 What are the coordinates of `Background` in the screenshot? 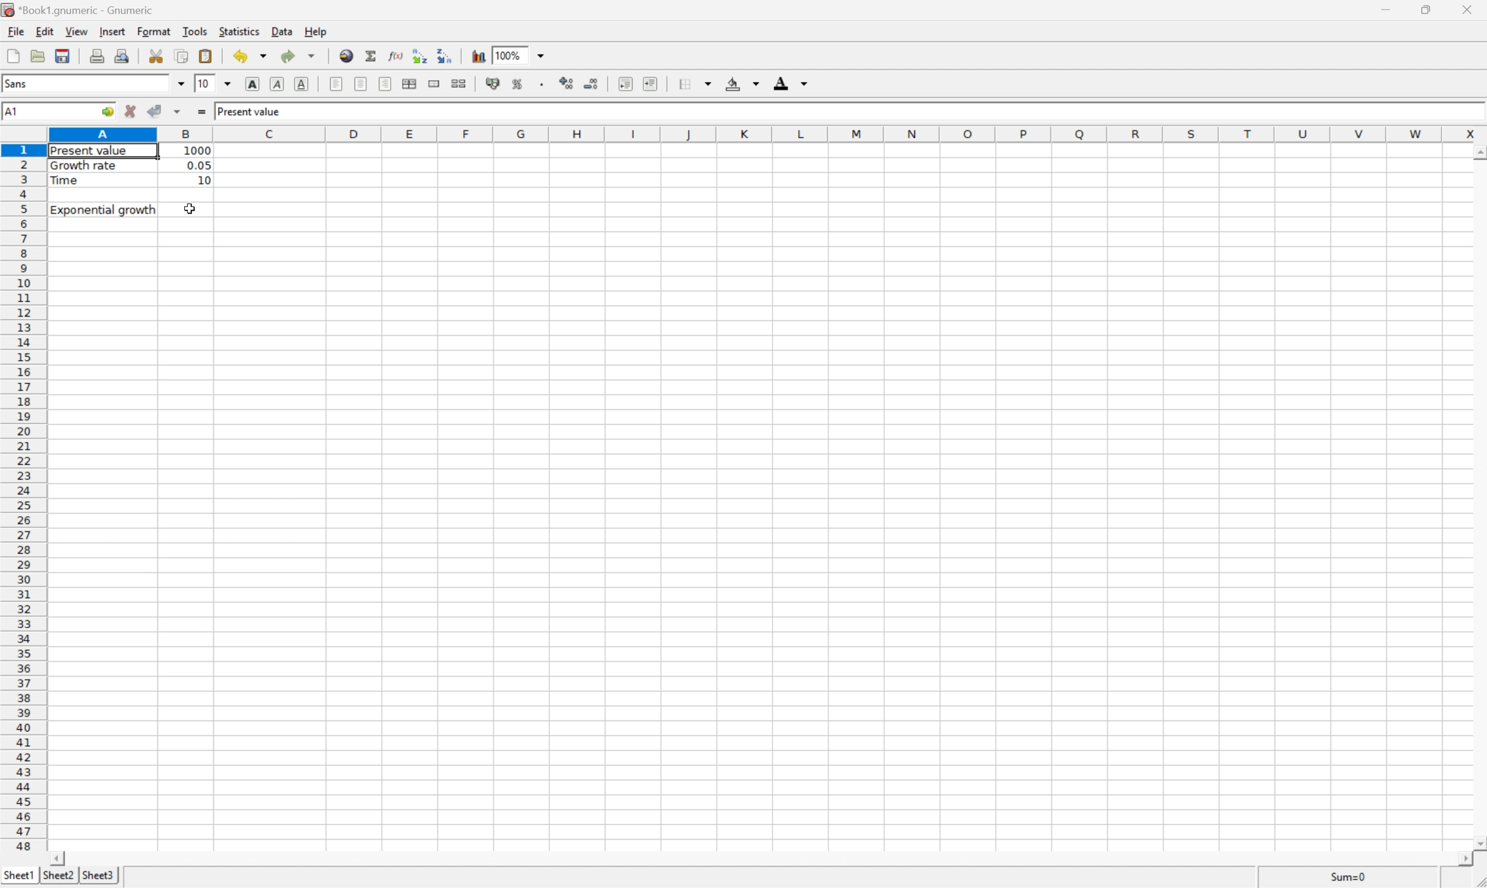 It's located at (740, 83).